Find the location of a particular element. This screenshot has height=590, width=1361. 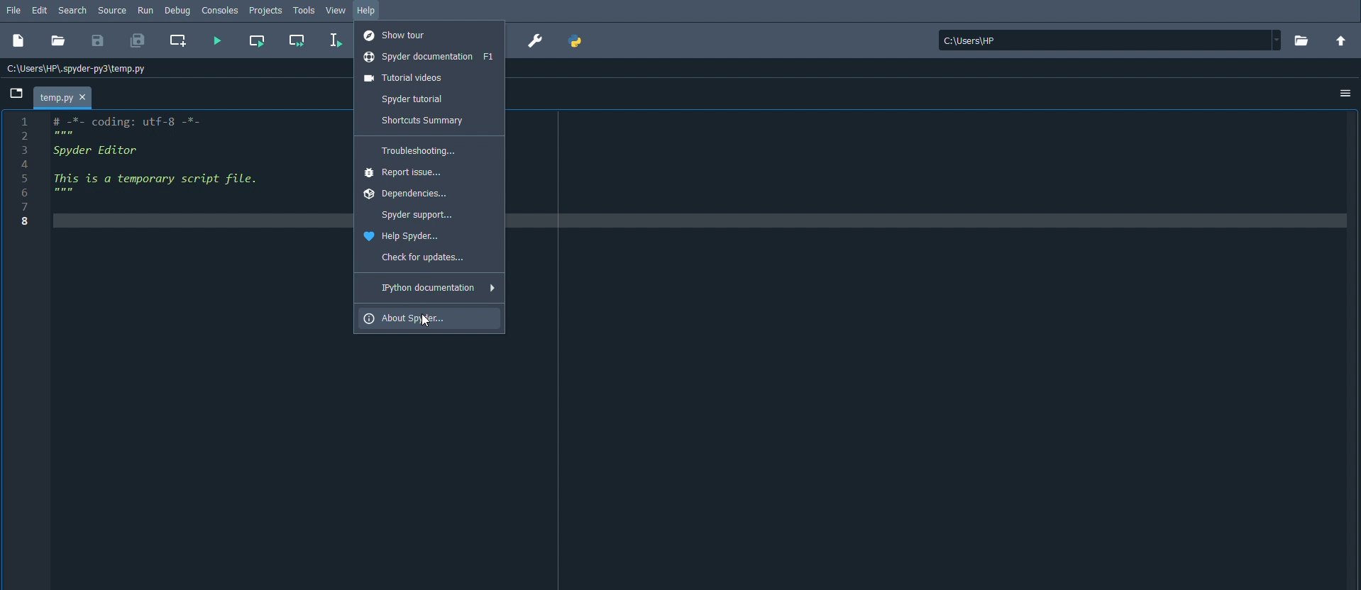

Create new cell at the current line is located at coordinates (177, 40).